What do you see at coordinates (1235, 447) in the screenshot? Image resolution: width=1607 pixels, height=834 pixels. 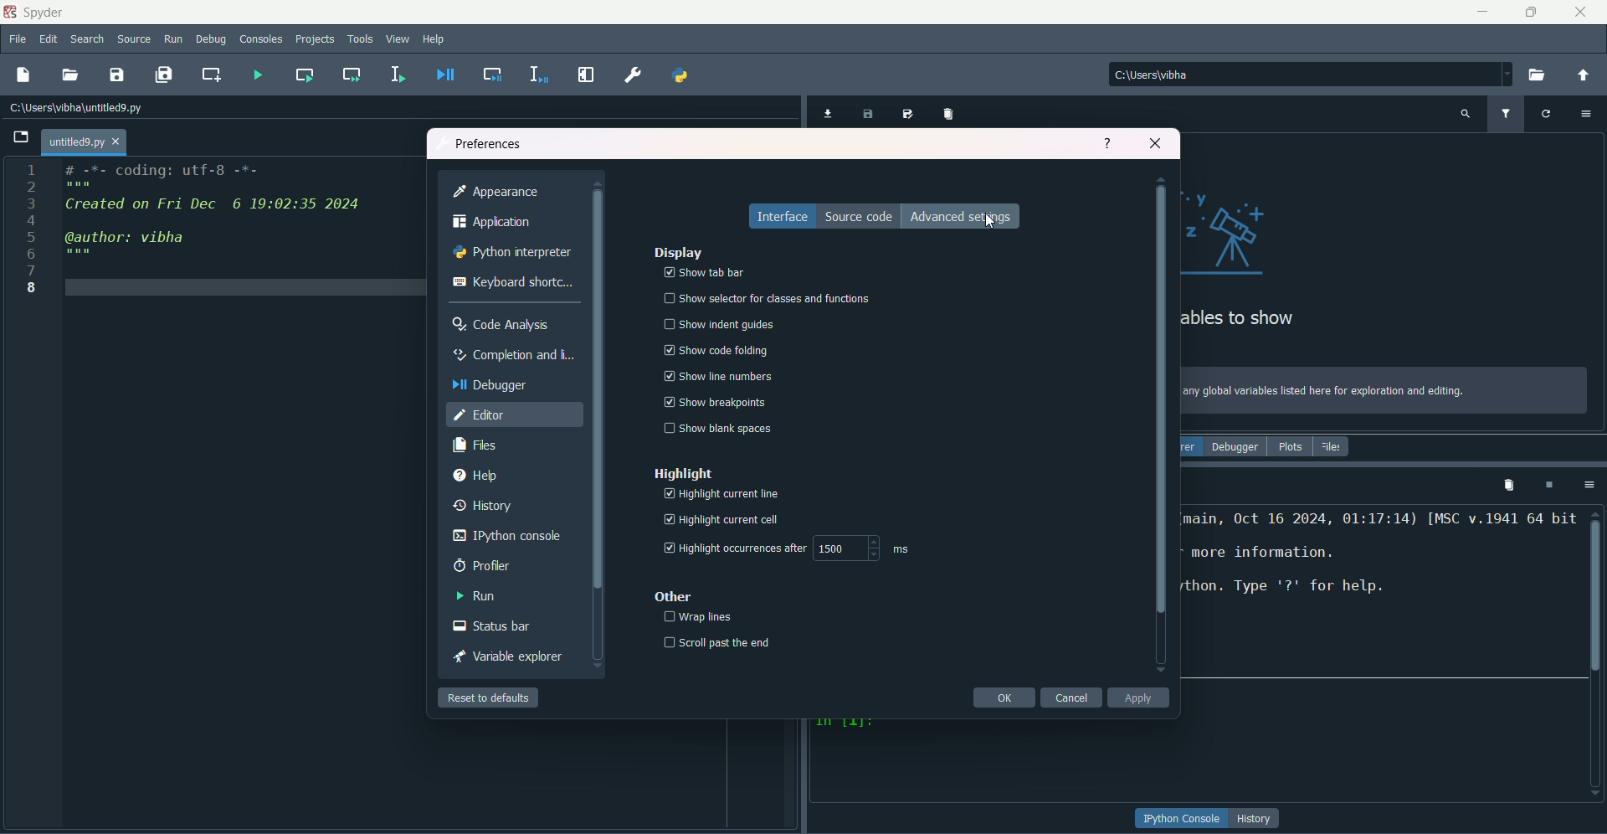 I see `debugger` at bounding box center [1235, 447].